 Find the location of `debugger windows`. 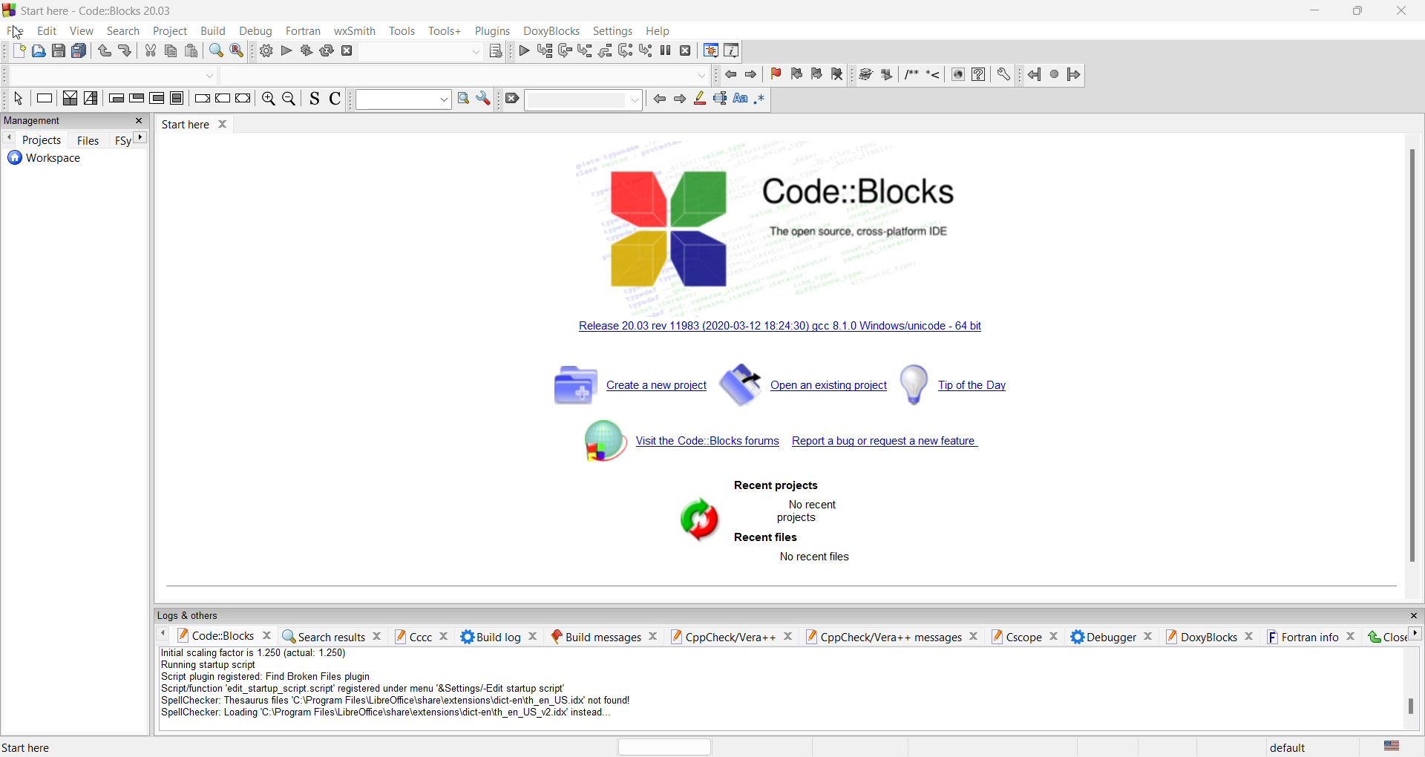

debugger windows is located at coordinates (709, 52).